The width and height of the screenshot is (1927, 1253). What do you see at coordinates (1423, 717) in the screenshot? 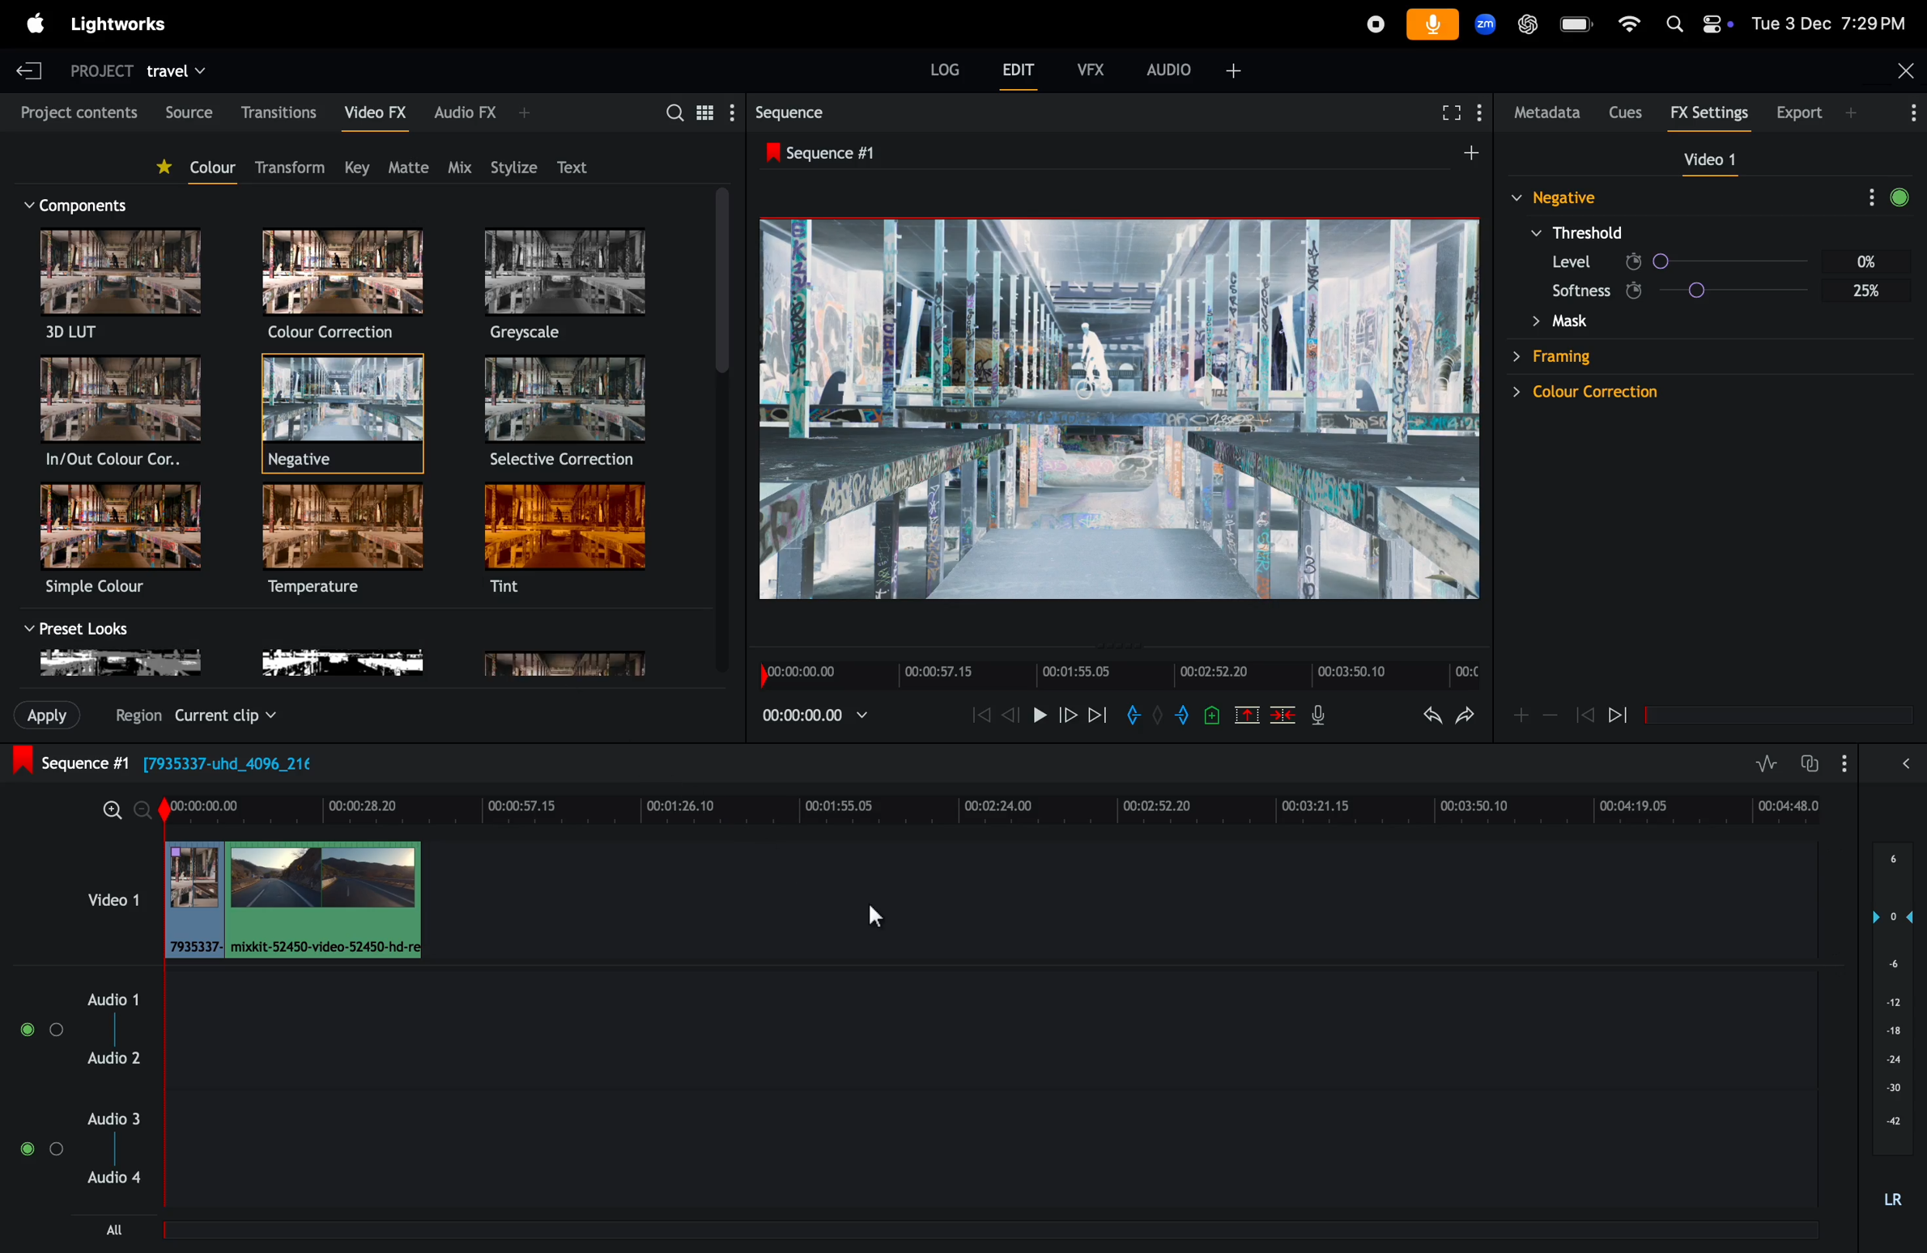
I see `undo` at bounding box center [1423, 717].